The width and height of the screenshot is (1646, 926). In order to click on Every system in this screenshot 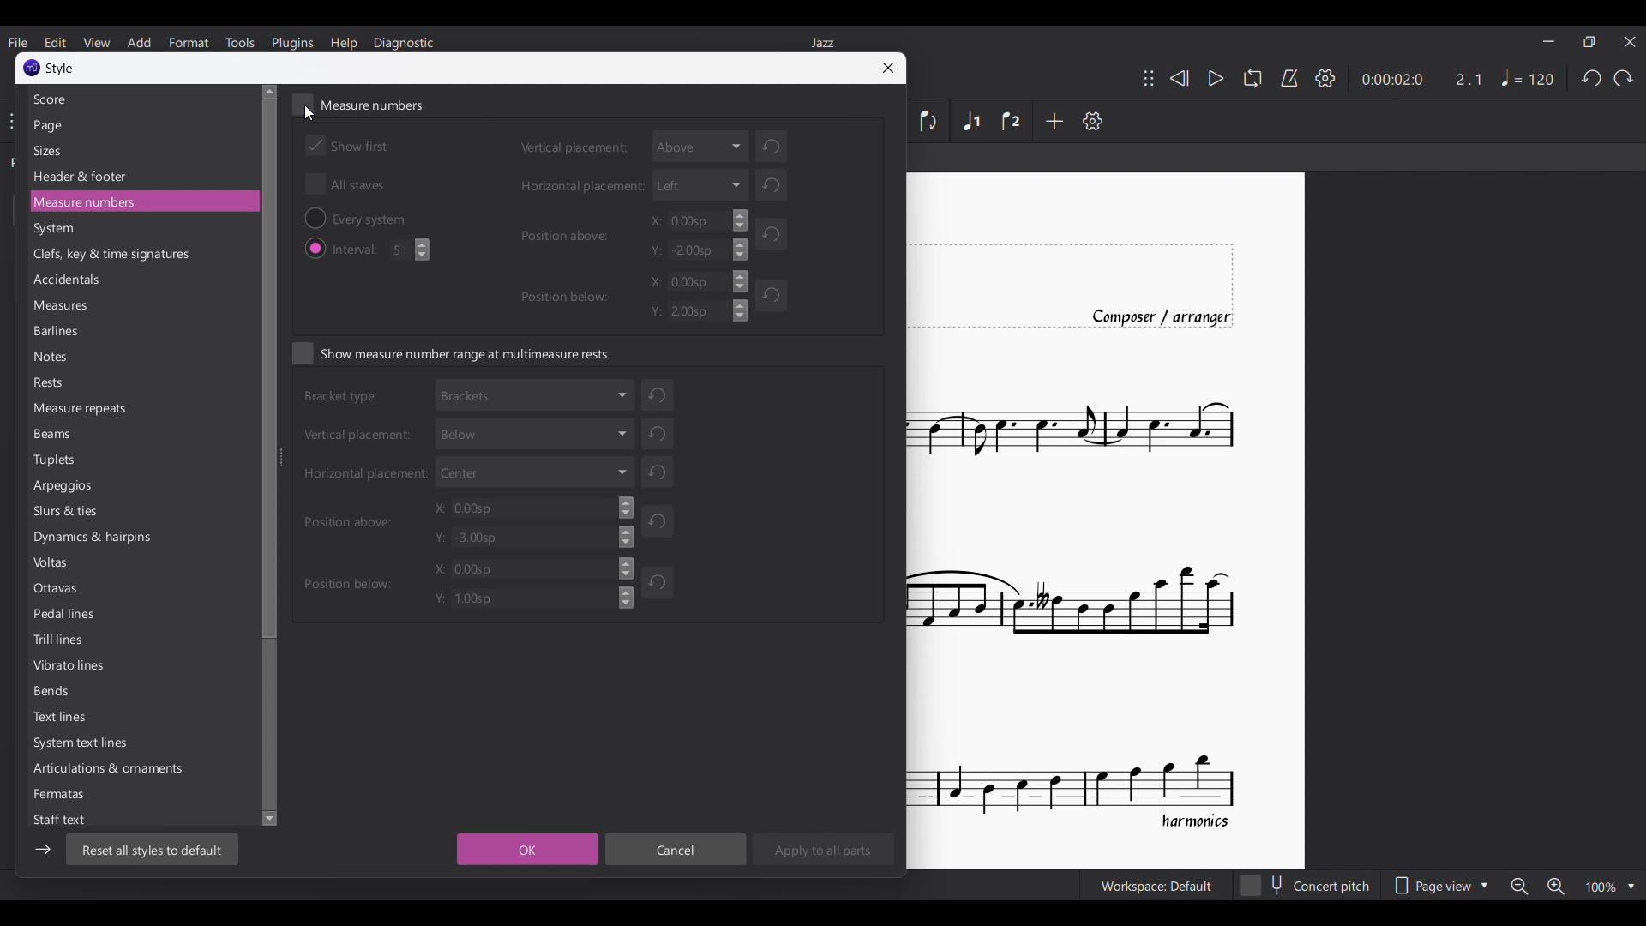, I will do `click(380, 218)`.